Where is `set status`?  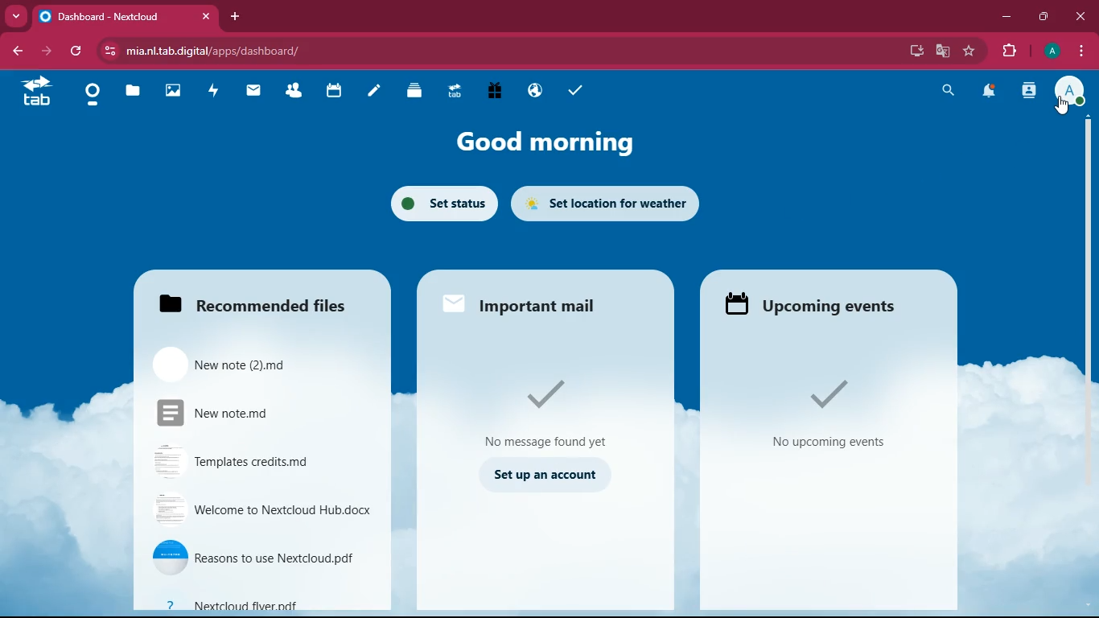 set status is located at coordinates (443, 204).